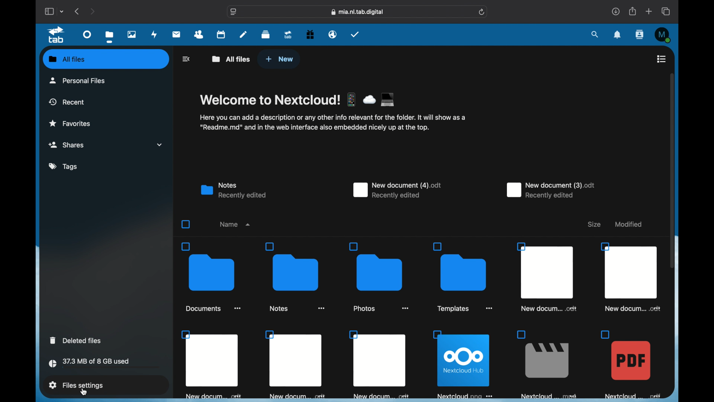 Image resolution: width=714 pixels, height=402 pixels. Describe the element at coordinates (628, 224) in the screenshot. I see `modified` at that location.